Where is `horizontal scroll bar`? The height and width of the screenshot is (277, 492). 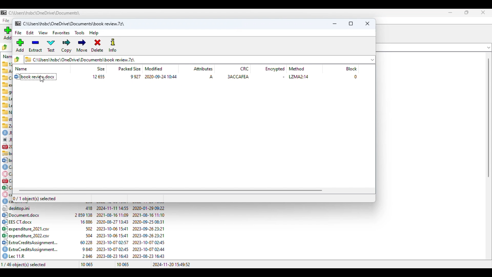 horizontal scroll bar is located at coordinates (170, 190).